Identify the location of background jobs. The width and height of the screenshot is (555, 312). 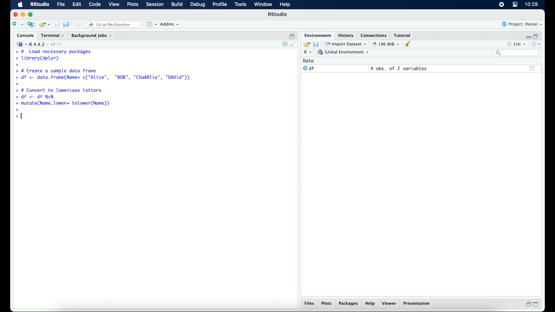
(92, 36).